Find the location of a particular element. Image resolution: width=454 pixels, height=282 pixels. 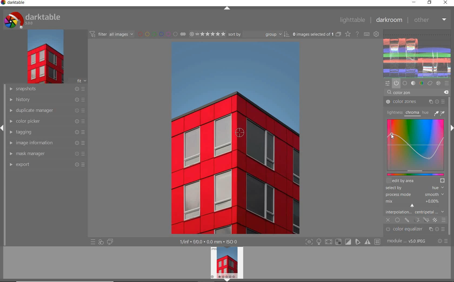

DELETE is located at coordinates (446, 92).